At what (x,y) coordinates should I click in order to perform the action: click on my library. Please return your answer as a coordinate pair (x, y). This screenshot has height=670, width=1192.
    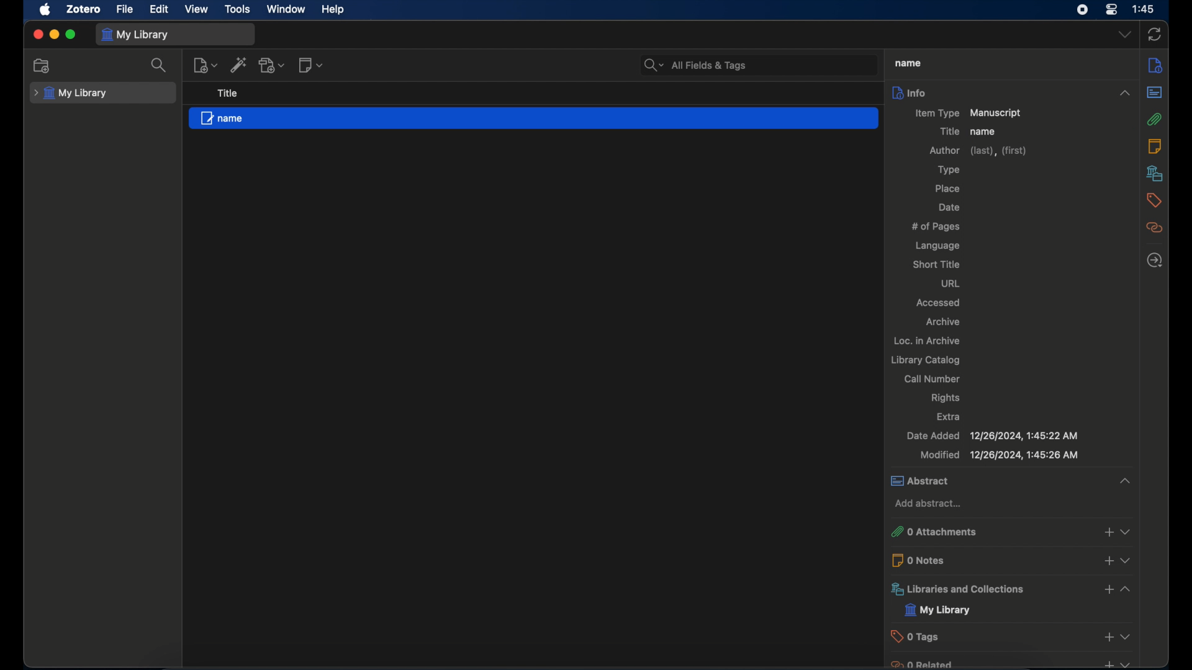
    Looking at the image, I should click on (937, 610).